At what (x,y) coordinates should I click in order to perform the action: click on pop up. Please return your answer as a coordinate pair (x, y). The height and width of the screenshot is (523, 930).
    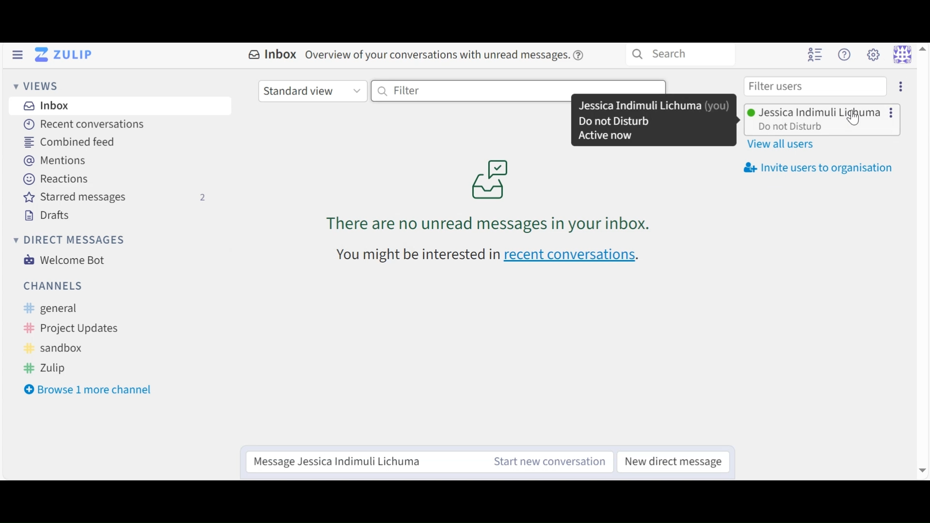
    Looking at the image, I should click on (657, 122).